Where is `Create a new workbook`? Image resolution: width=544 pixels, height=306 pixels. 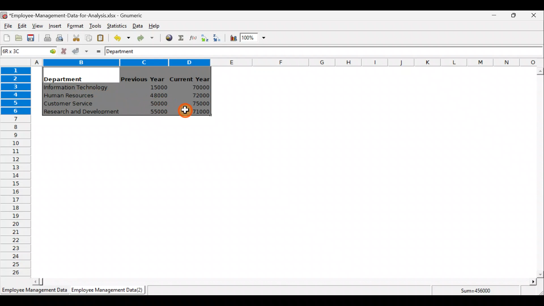 Create a new workbook is located at coordinates (7, 38).